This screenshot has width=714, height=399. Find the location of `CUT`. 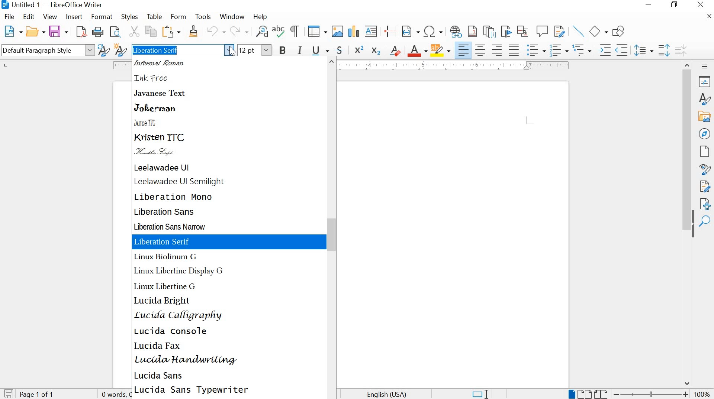

CUT is located at coordinates (133, 31).